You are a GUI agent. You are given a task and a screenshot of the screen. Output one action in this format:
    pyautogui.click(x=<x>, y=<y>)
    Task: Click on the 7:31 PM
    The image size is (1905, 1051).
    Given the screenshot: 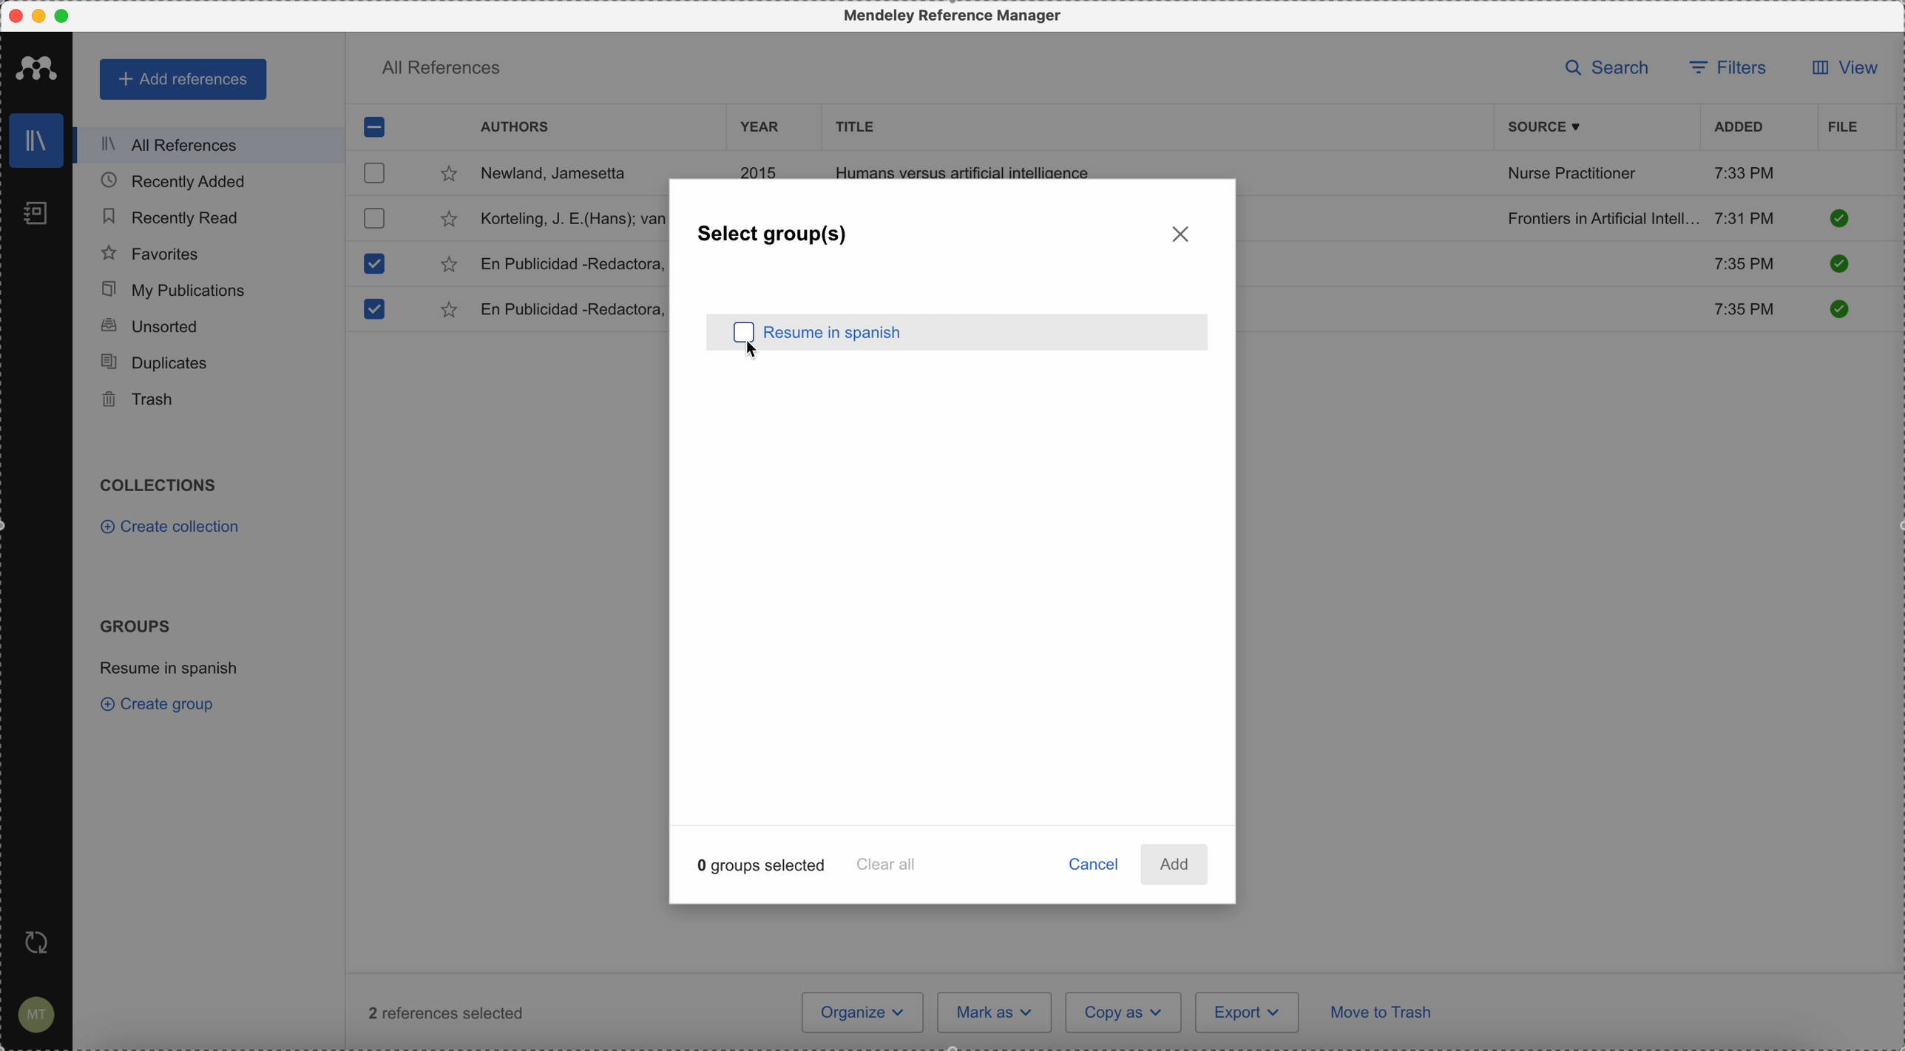 What is the action you would take?
    pyautogui.click(x=1745, y=217)
    